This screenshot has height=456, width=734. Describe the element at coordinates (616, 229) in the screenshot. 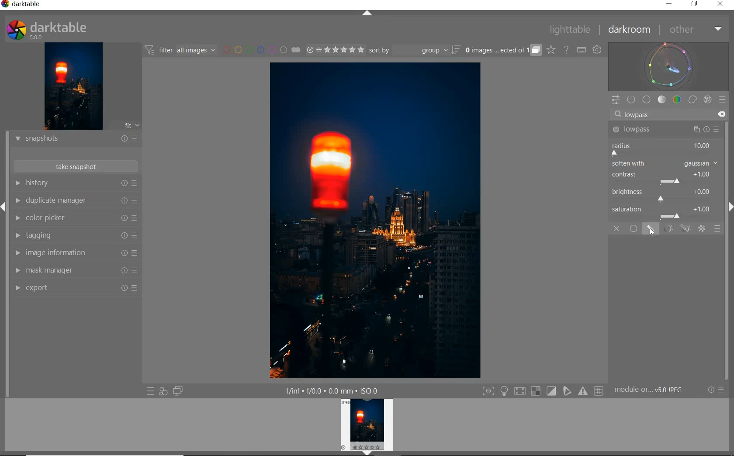

I see `OFF` at that location.